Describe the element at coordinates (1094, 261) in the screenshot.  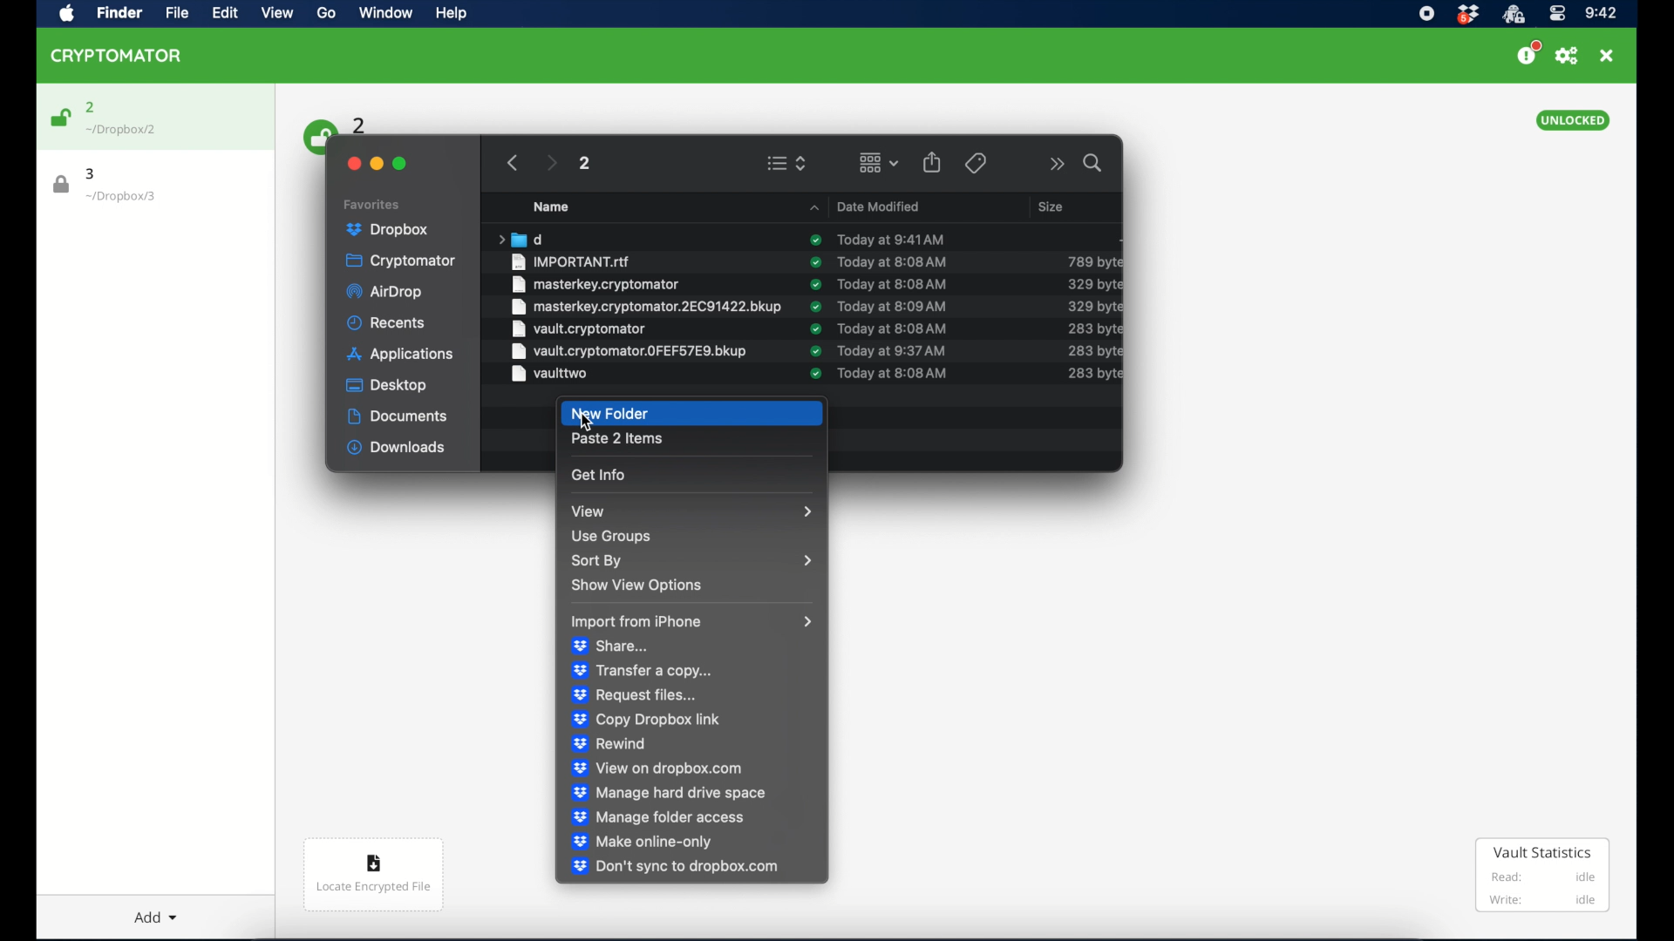
I see `size` at that location.